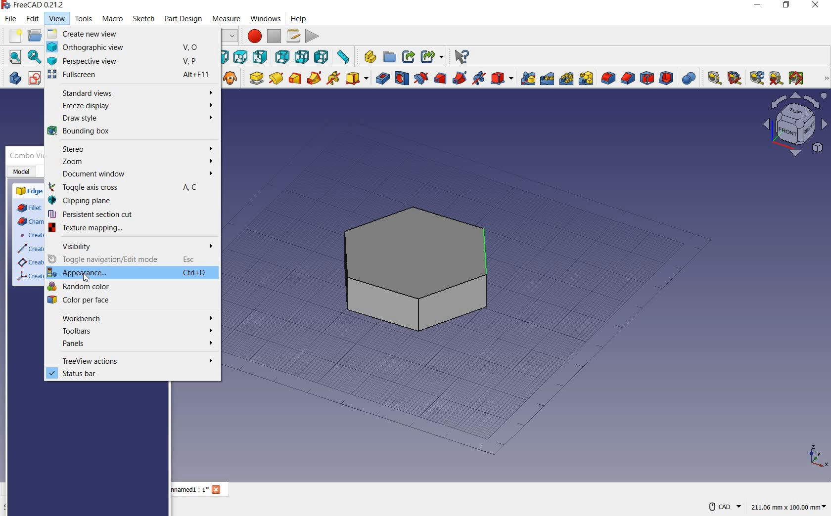  What do you see at coordinates (461, 57) in the screenshot?
I see `what's this?` at bounding box center [461, 57].